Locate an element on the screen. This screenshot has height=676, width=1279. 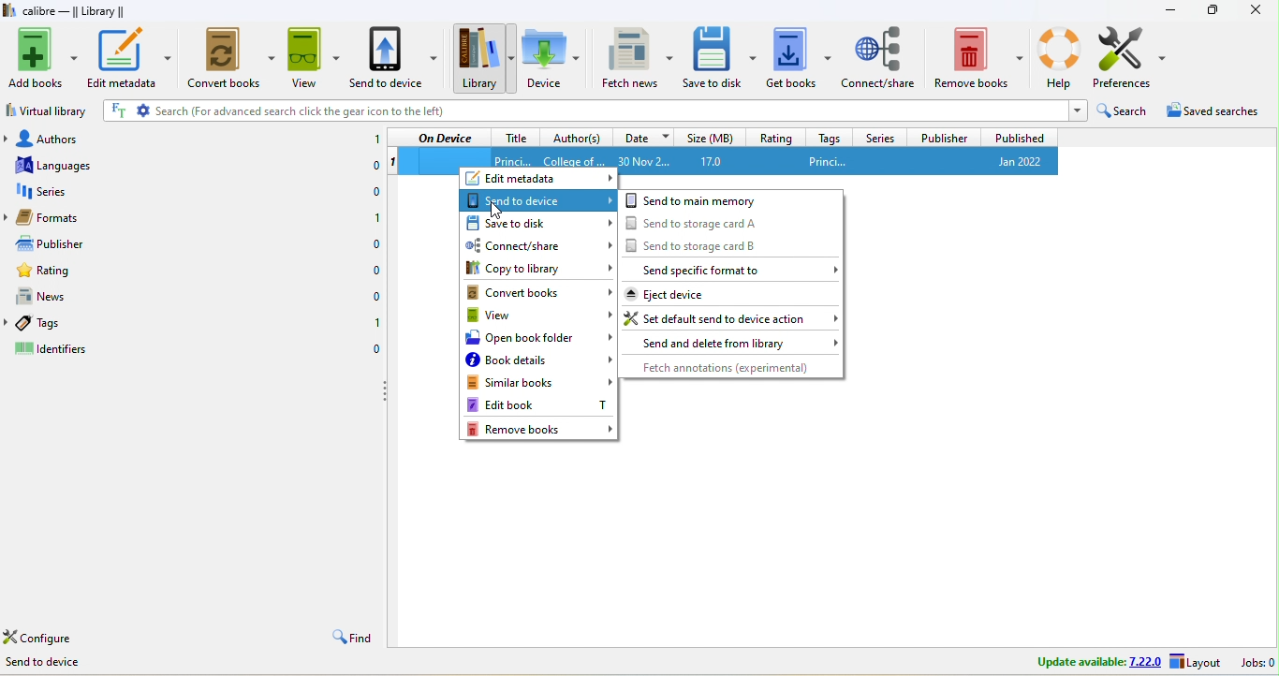
fetch news is located at coordinates (639, 56).